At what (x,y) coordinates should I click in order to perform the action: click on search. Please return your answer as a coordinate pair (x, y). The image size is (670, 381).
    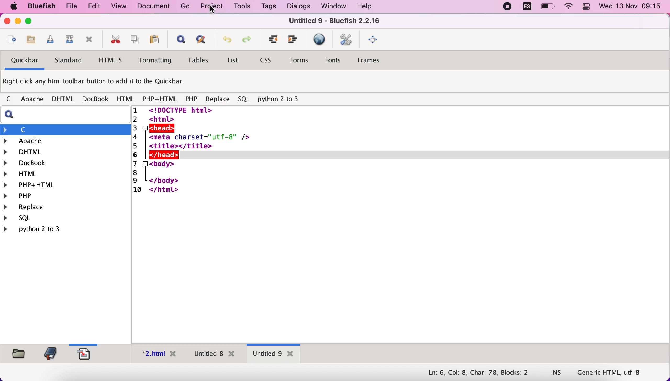
    Looking at the image, I should click on (68, 115).